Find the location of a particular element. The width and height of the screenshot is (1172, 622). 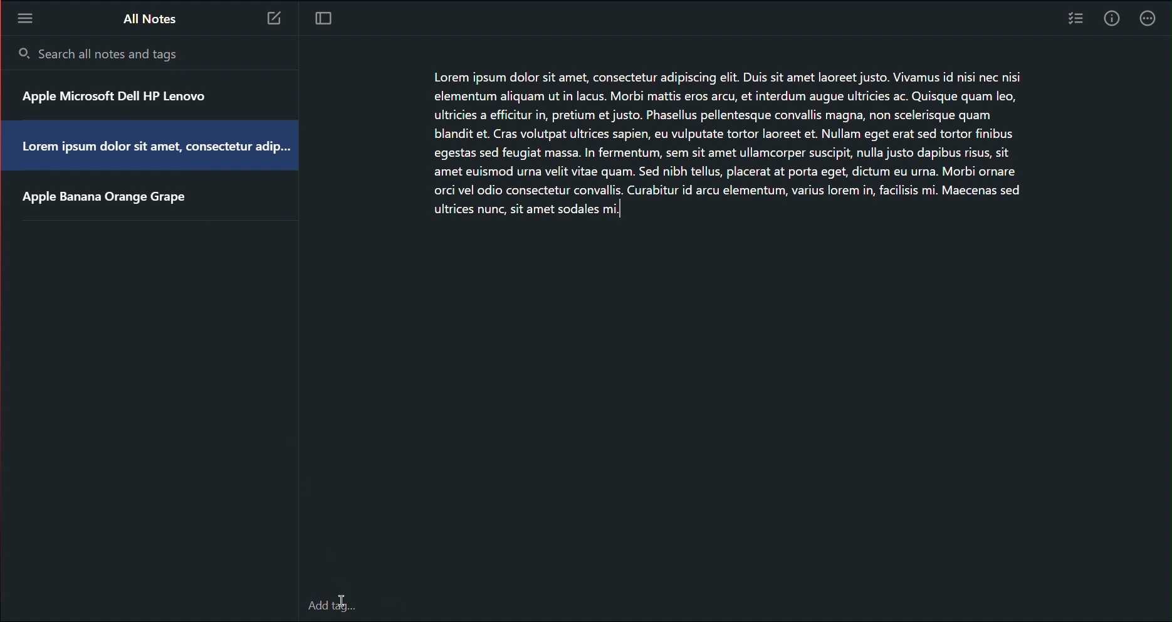

More is located at coordinates (1151, 21).